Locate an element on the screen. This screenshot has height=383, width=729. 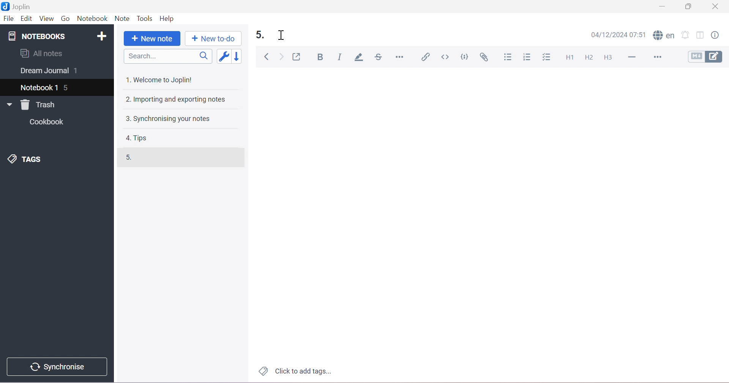
Restore Down is located at coordinates (691, 6).